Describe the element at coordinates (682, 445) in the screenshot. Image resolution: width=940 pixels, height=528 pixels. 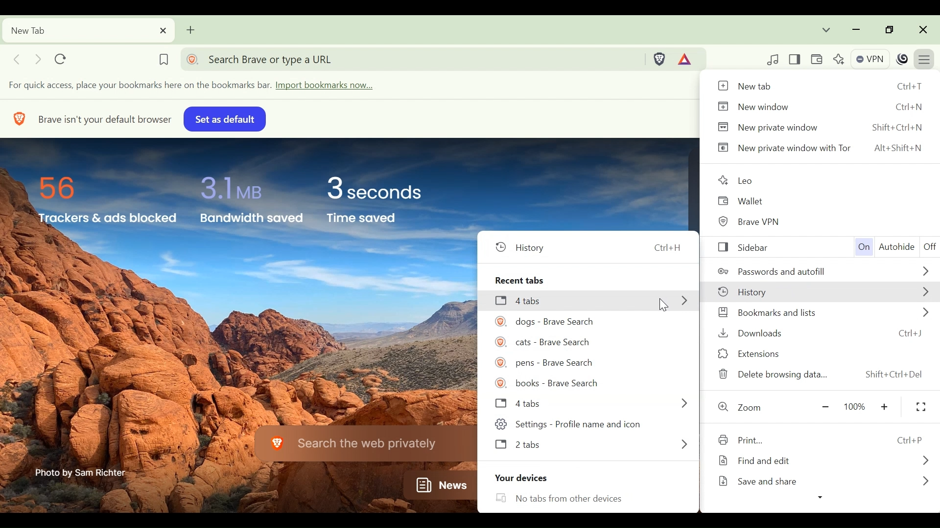
I see `MORE` at that location.